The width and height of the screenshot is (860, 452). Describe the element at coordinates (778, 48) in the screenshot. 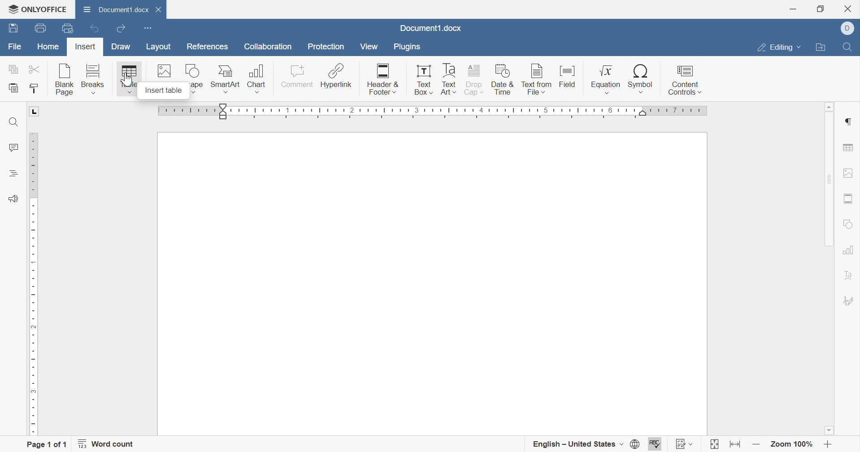

I see `Editing` at that location.